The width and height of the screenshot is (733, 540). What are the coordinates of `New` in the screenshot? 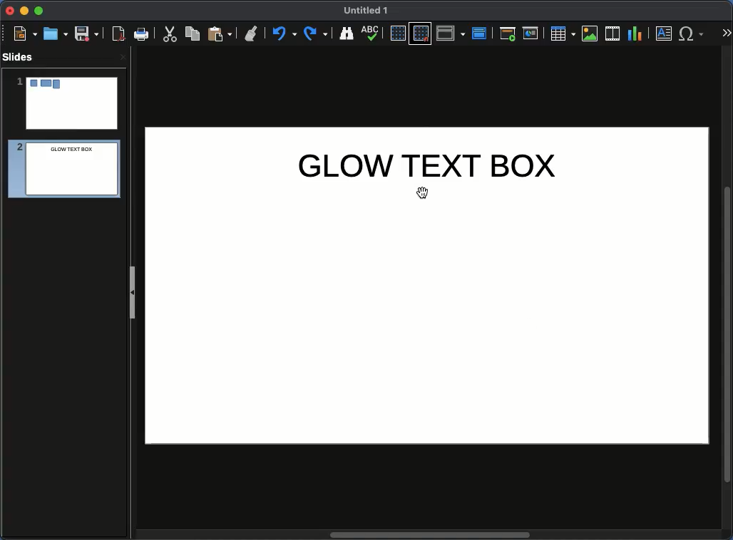 It's located at (25, 33).